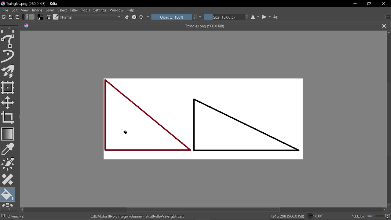  What do you see at coordinates (3, 216) in the screenshot?
I see `No selection` at bounding box center [3, 216].